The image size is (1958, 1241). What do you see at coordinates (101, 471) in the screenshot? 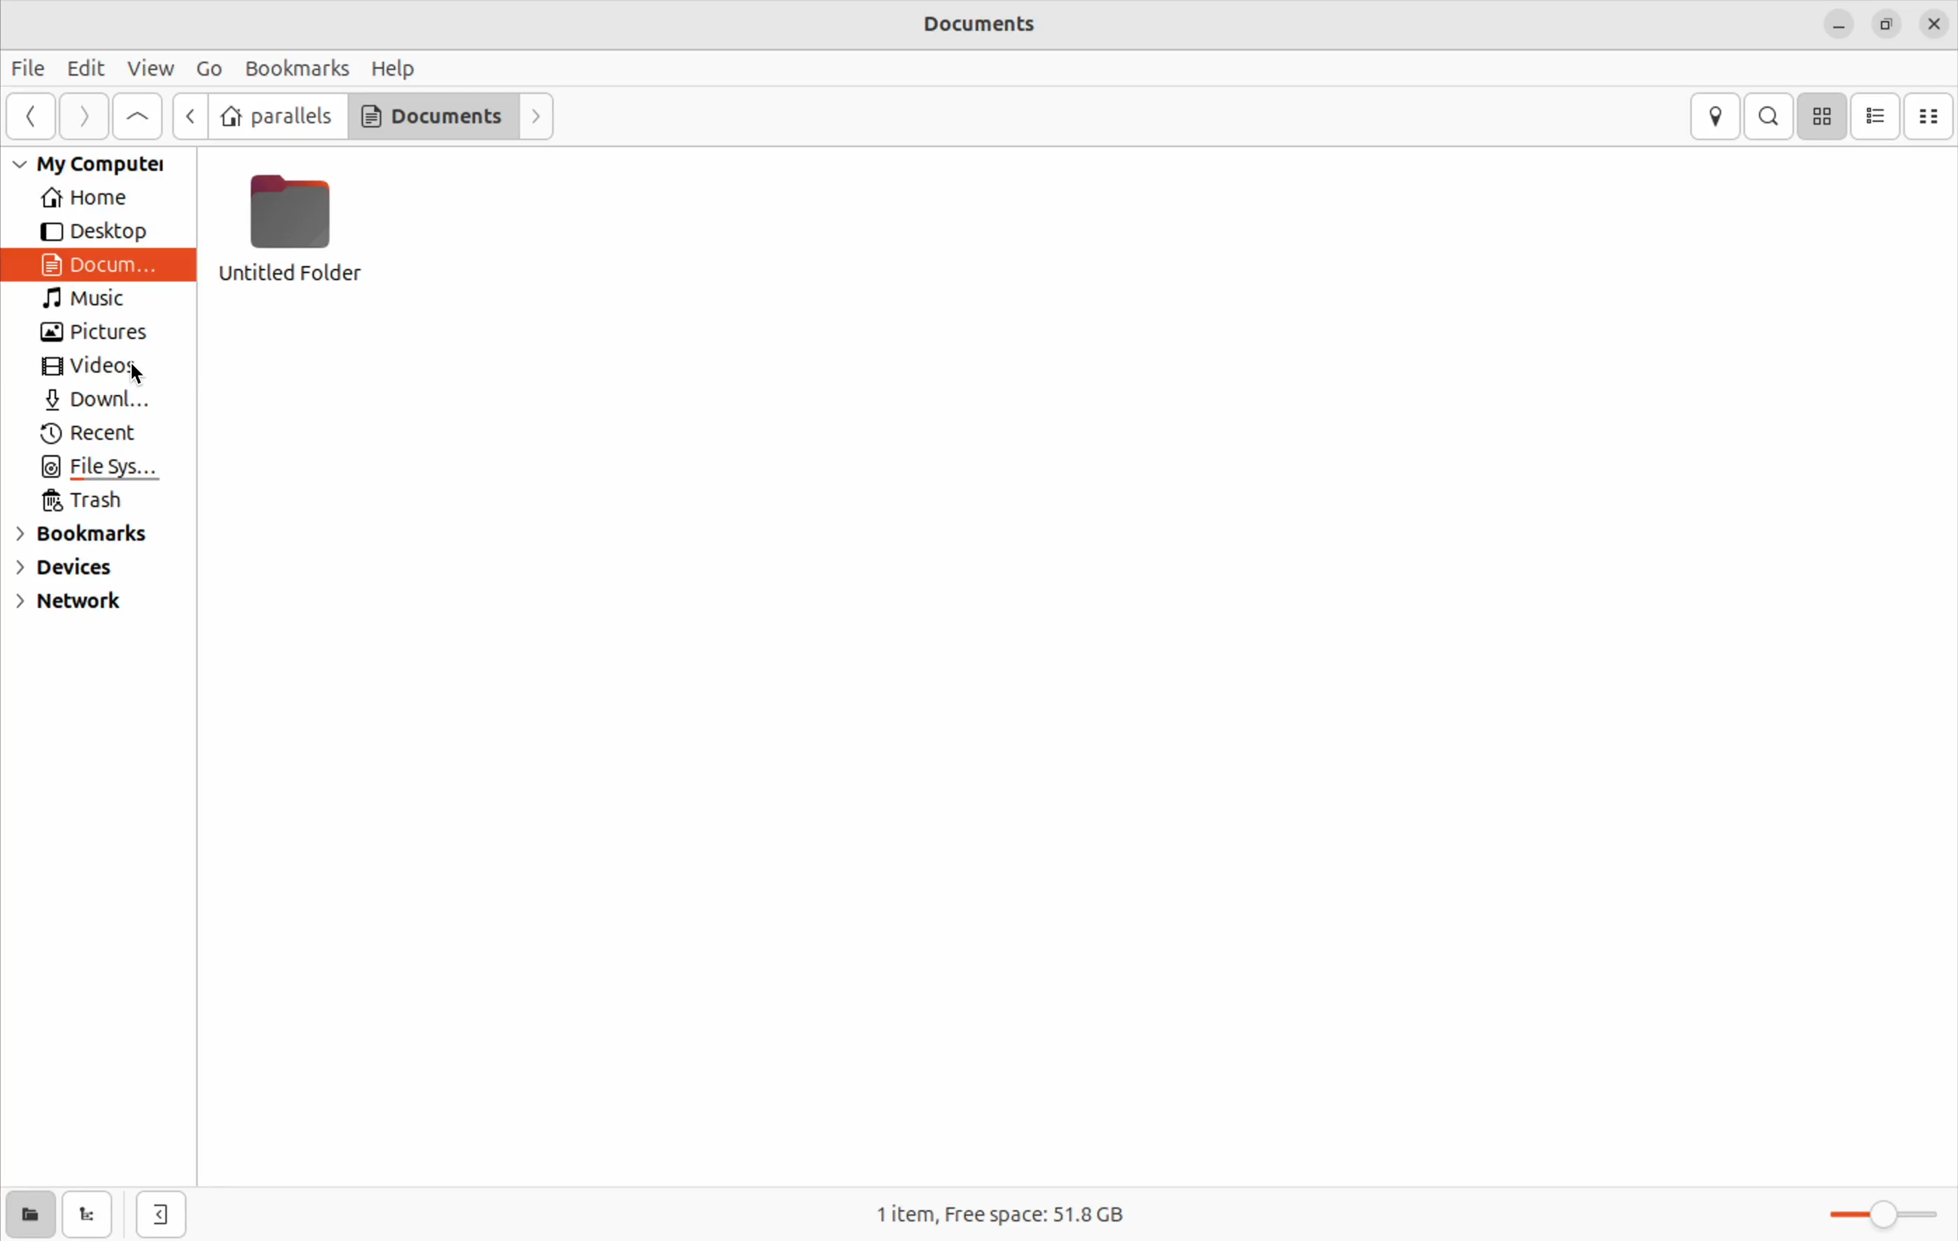
I see `File System` at bounding box center [101, 471].